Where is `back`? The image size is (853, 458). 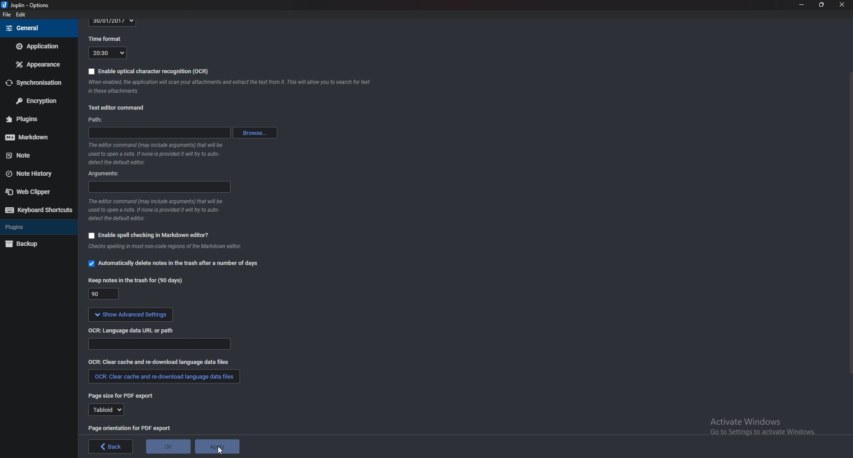 back is located at coordinates (111, 447).